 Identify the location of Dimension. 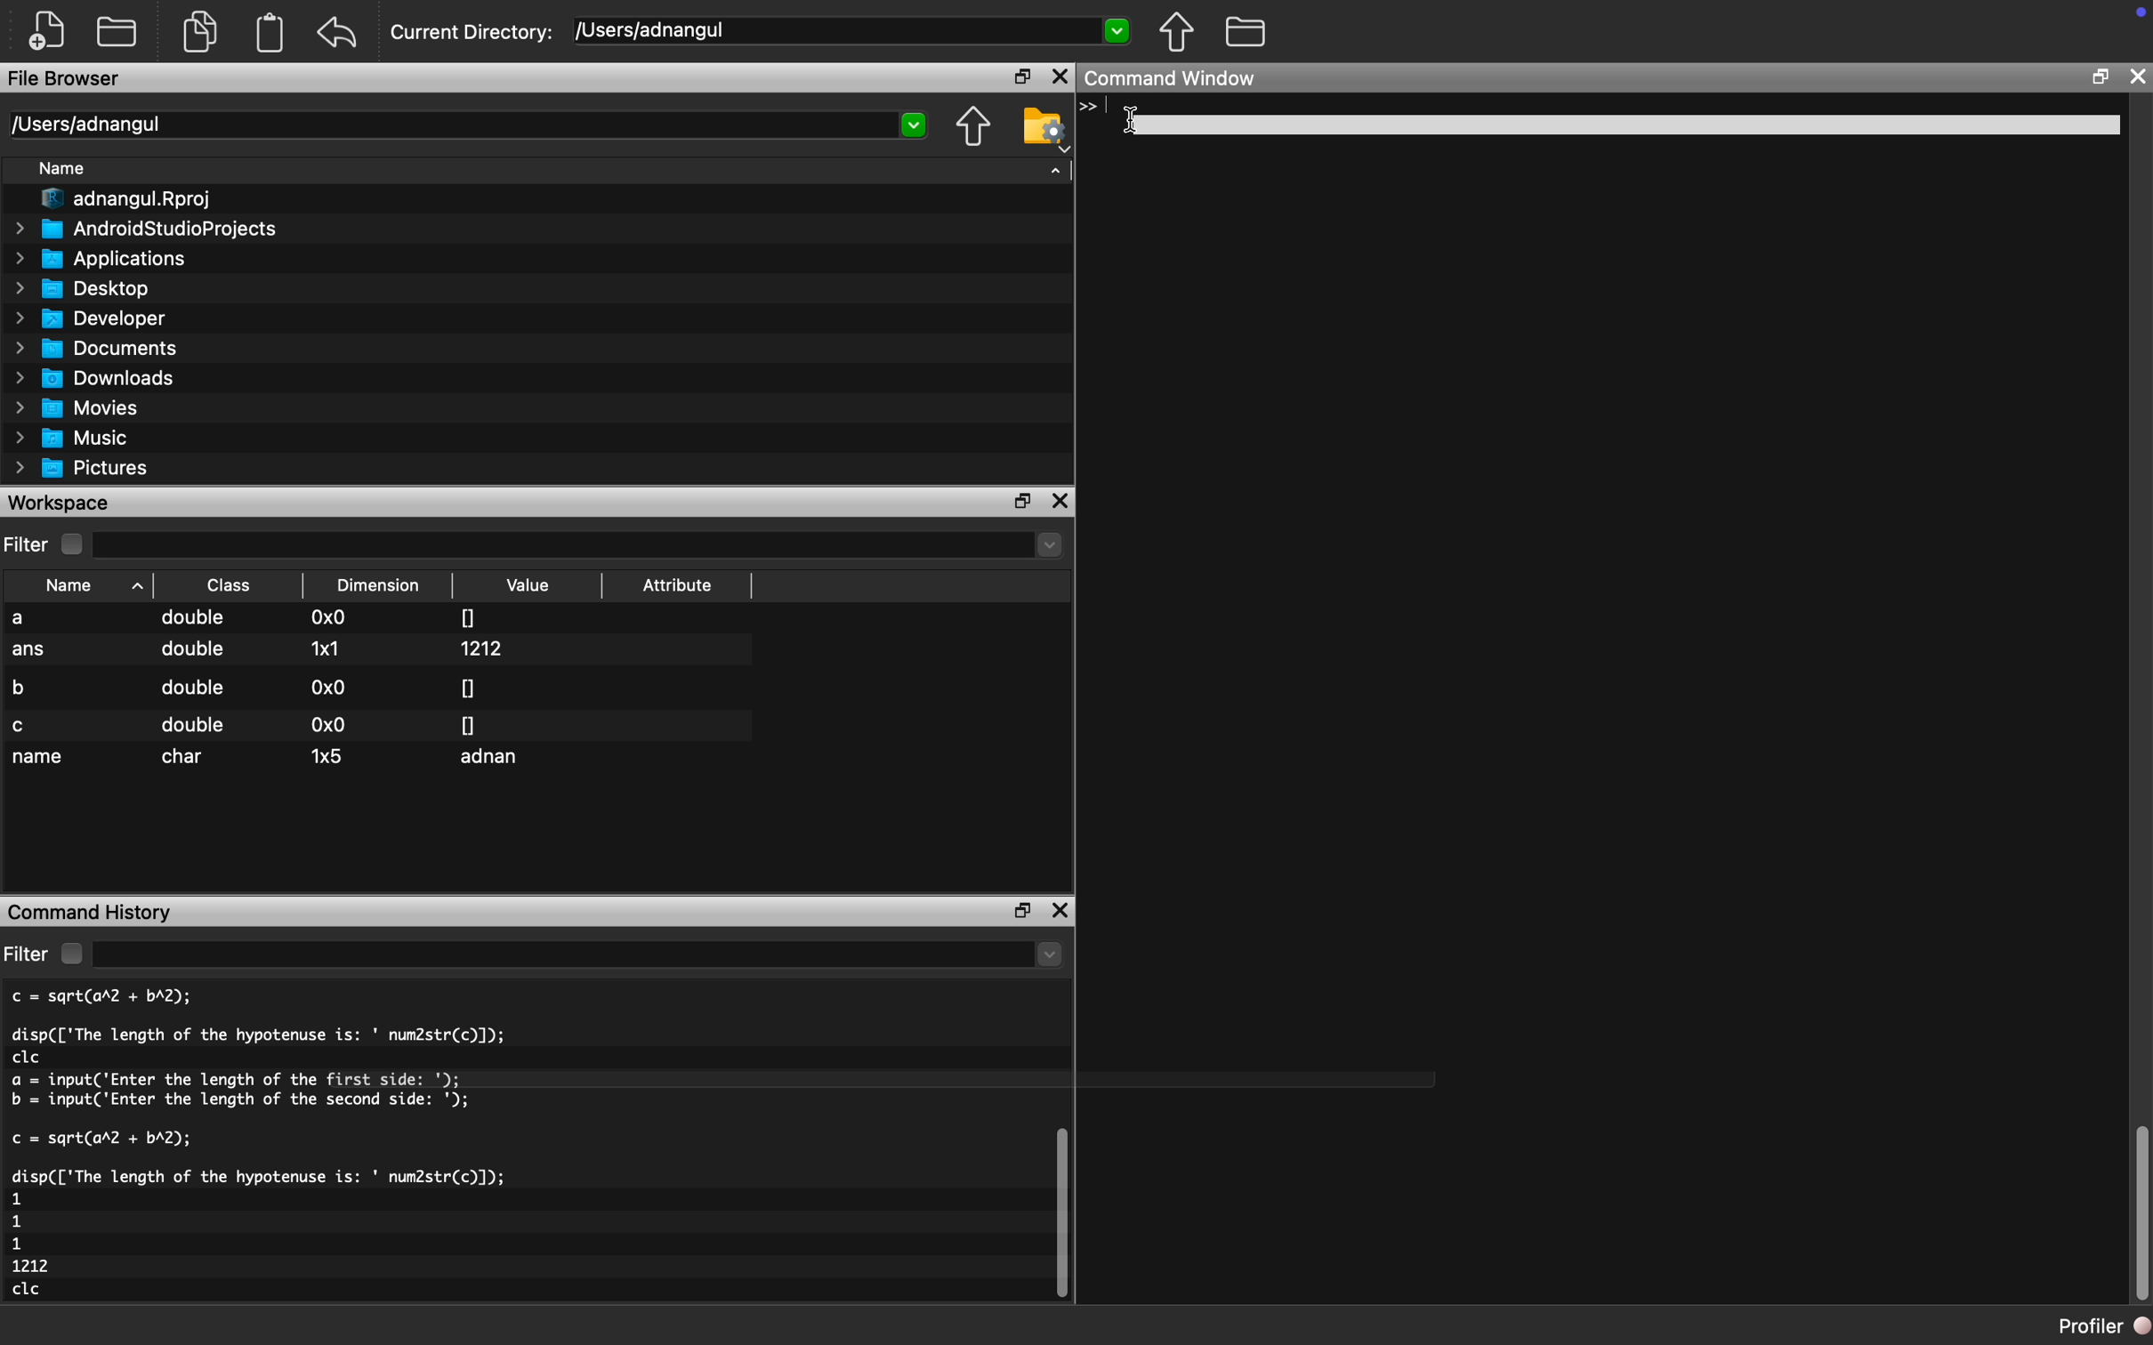
(383, 585).